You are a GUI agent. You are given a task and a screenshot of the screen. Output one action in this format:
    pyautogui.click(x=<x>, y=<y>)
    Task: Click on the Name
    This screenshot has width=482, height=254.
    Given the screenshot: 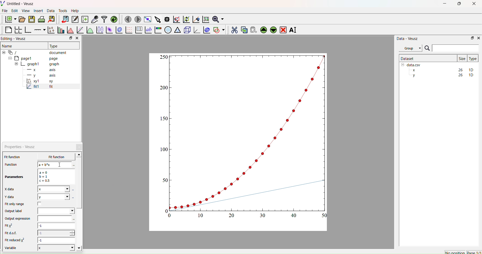 What is the action you would take?
    pyautogui.click(x=8, y=45)
    